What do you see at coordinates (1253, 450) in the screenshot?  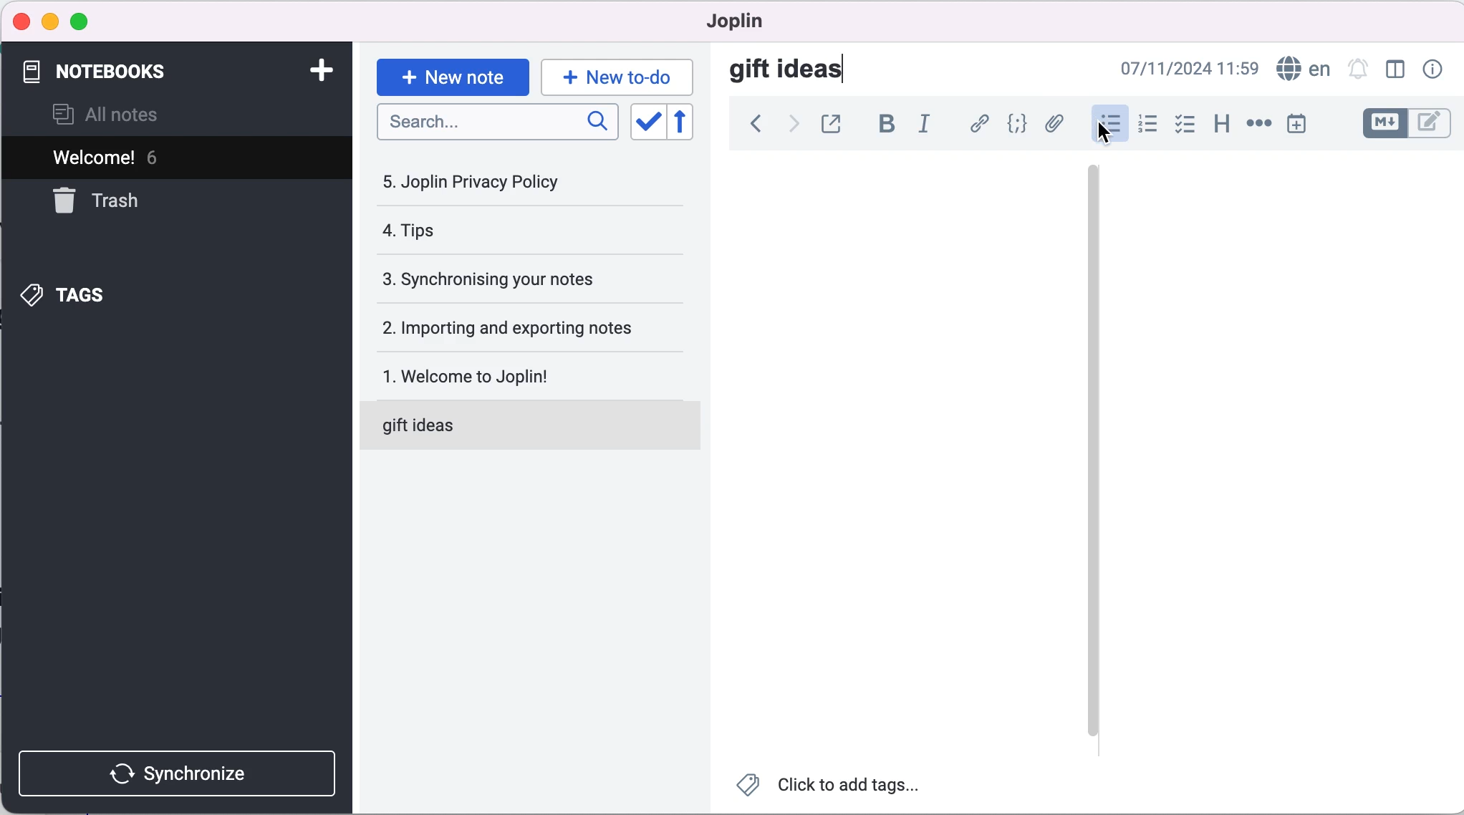 I see `blank canva` at bounding box center [1253, 450].